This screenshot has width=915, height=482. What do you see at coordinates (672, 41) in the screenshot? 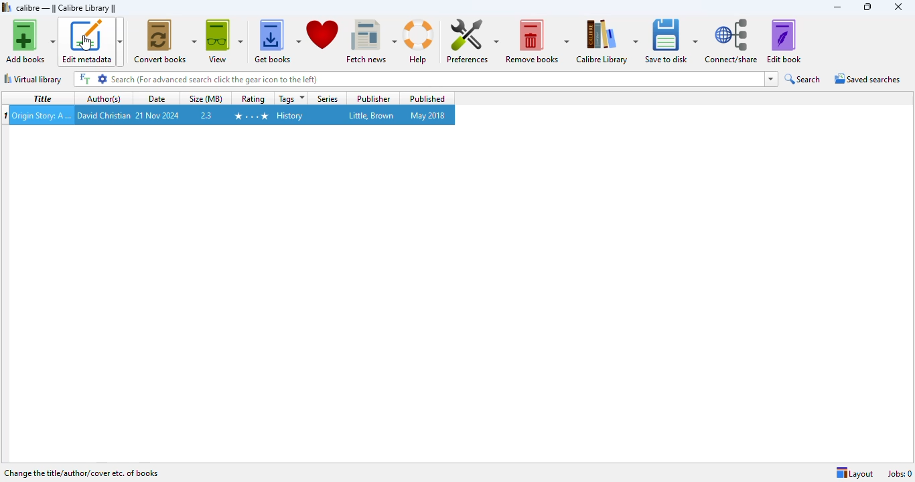
I see `save to disk` at bounding box center [672, 41].